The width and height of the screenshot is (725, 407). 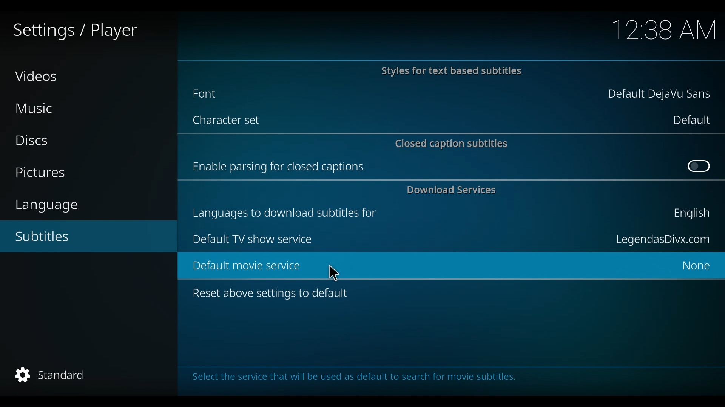 I want to click on Subtitles, so click(x=52, y=237).